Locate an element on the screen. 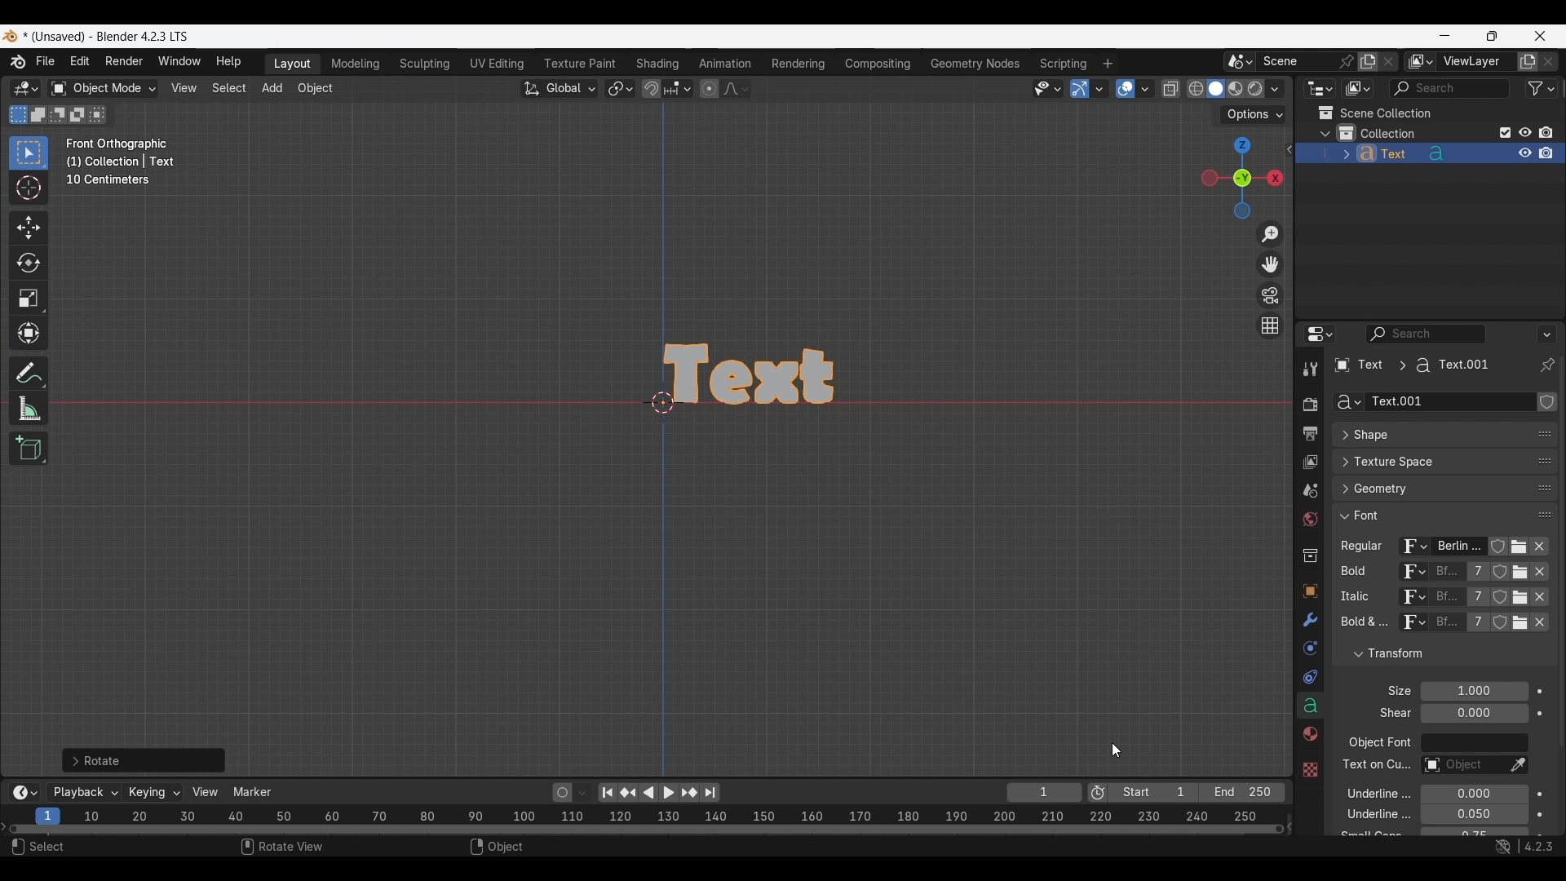  name of current font is located at coordinates (1447, 628).